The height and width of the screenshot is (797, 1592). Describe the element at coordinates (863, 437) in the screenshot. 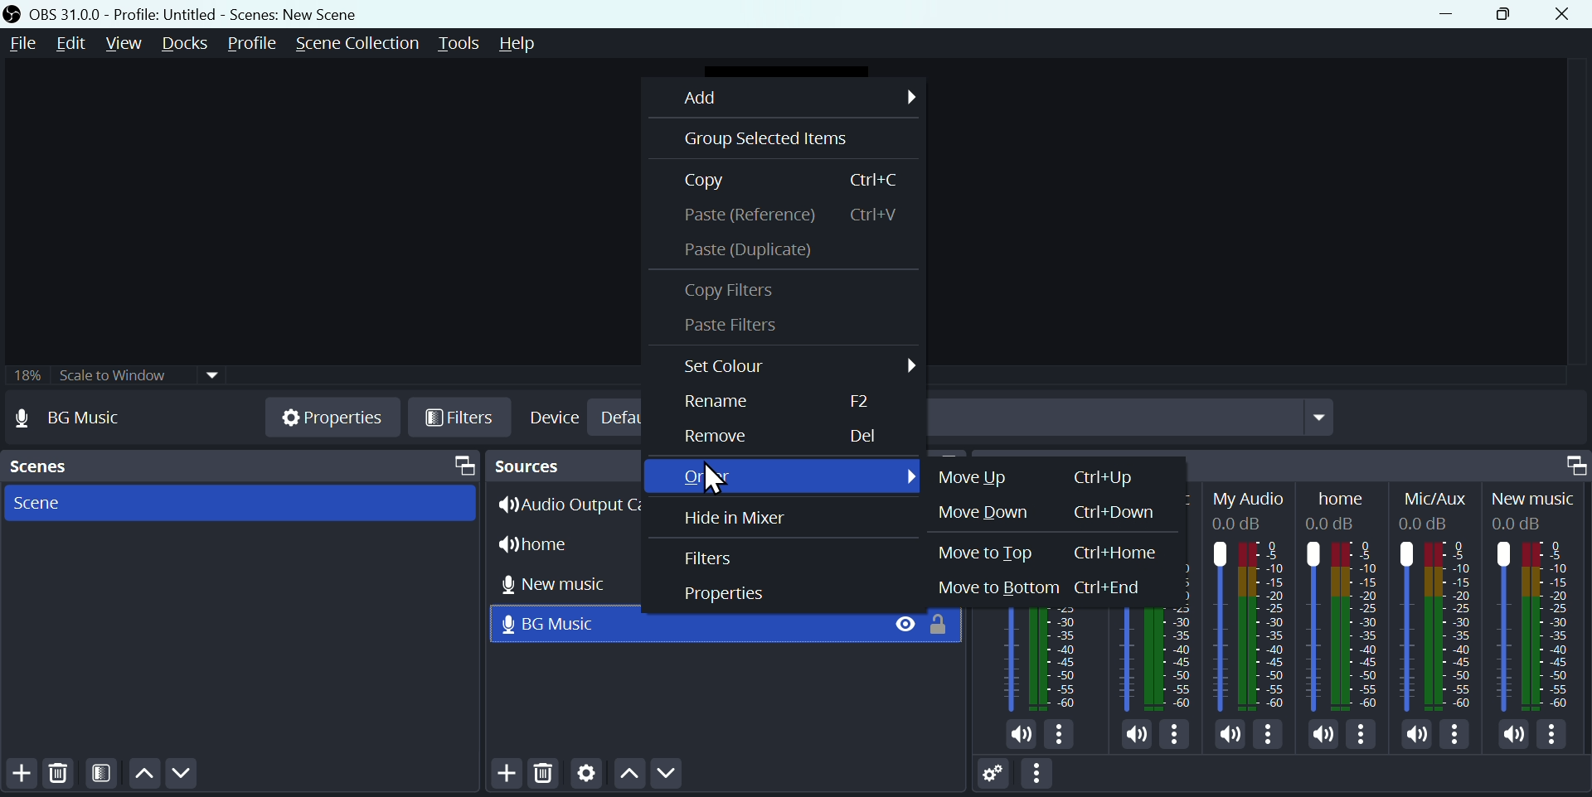

I see `Del` at that location.